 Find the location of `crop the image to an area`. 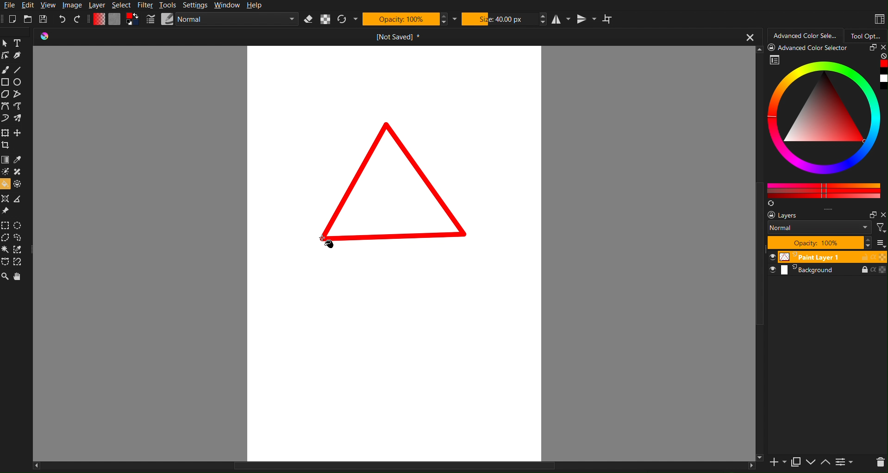

crop the image to an area is located at coordinates (6, 146).